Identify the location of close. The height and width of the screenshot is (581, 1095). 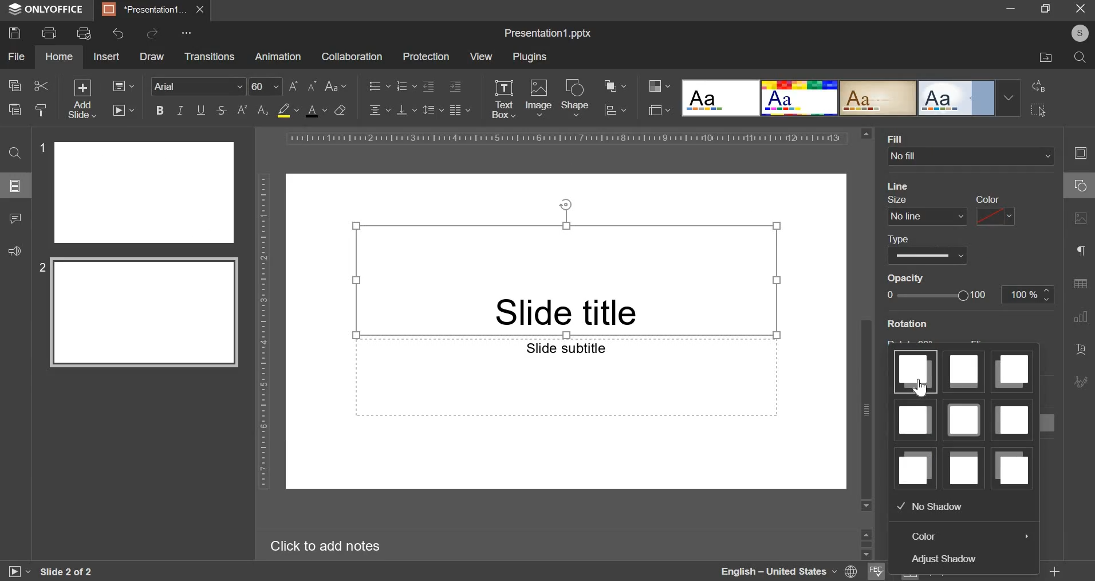
(200, 9).